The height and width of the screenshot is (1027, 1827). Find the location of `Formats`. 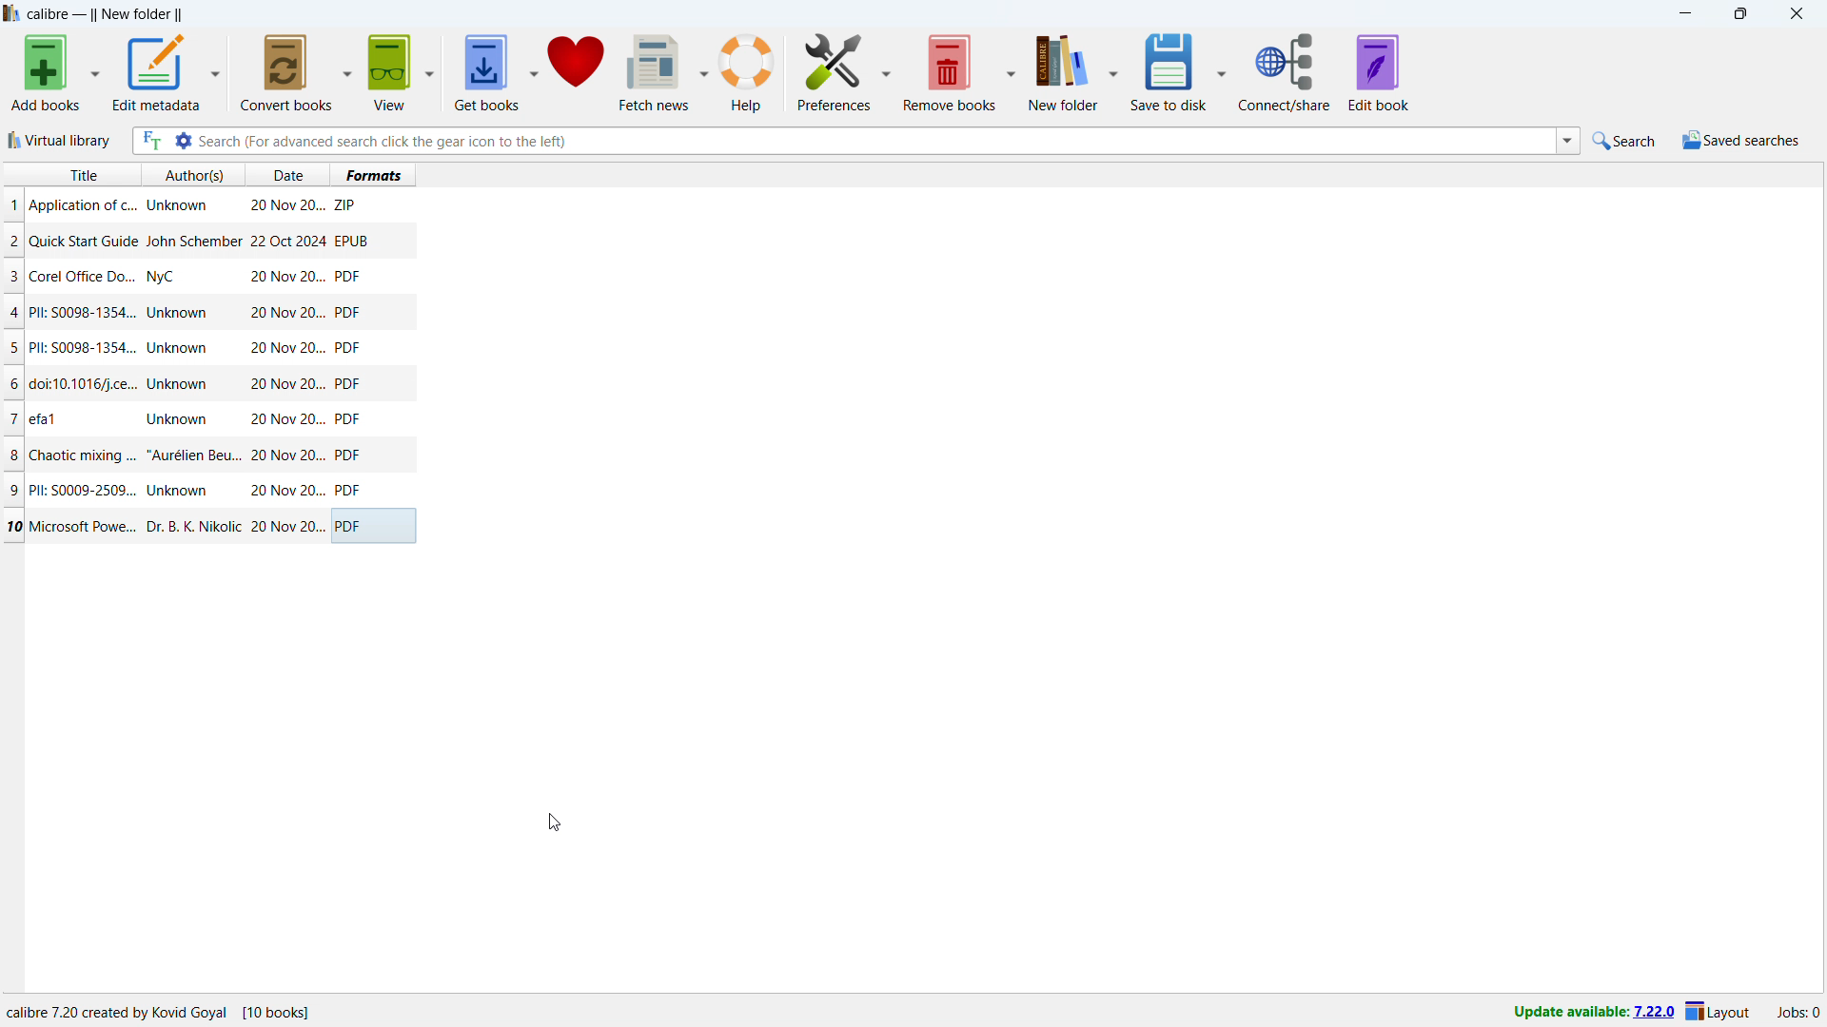

Formats is located at coordinates (374, 174).